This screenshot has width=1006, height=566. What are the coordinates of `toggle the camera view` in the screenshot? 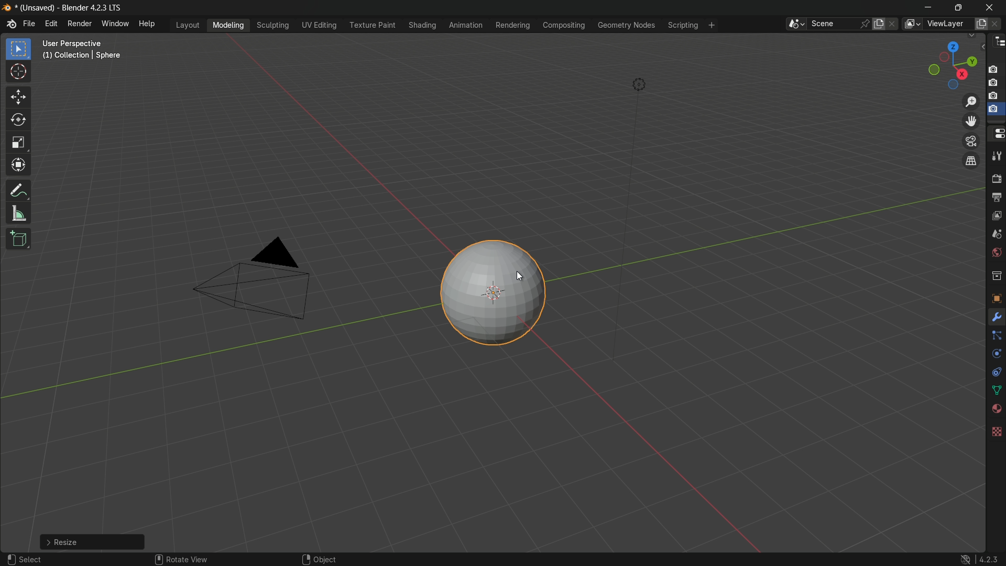 It's located at (971, 141).